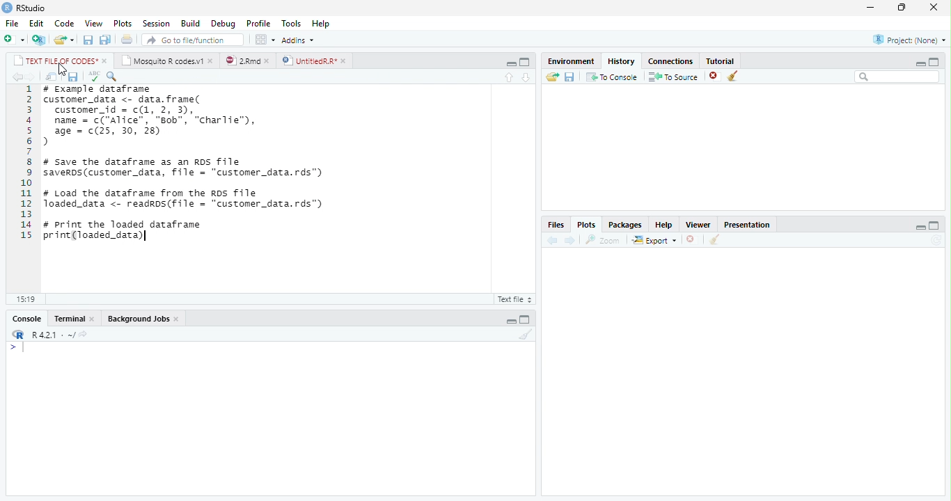 This screenshot has width=951, height=501. What do you see at coordinates (63, 70) in the screenshot?
I see `cursor` at bounding box center [63, 70].